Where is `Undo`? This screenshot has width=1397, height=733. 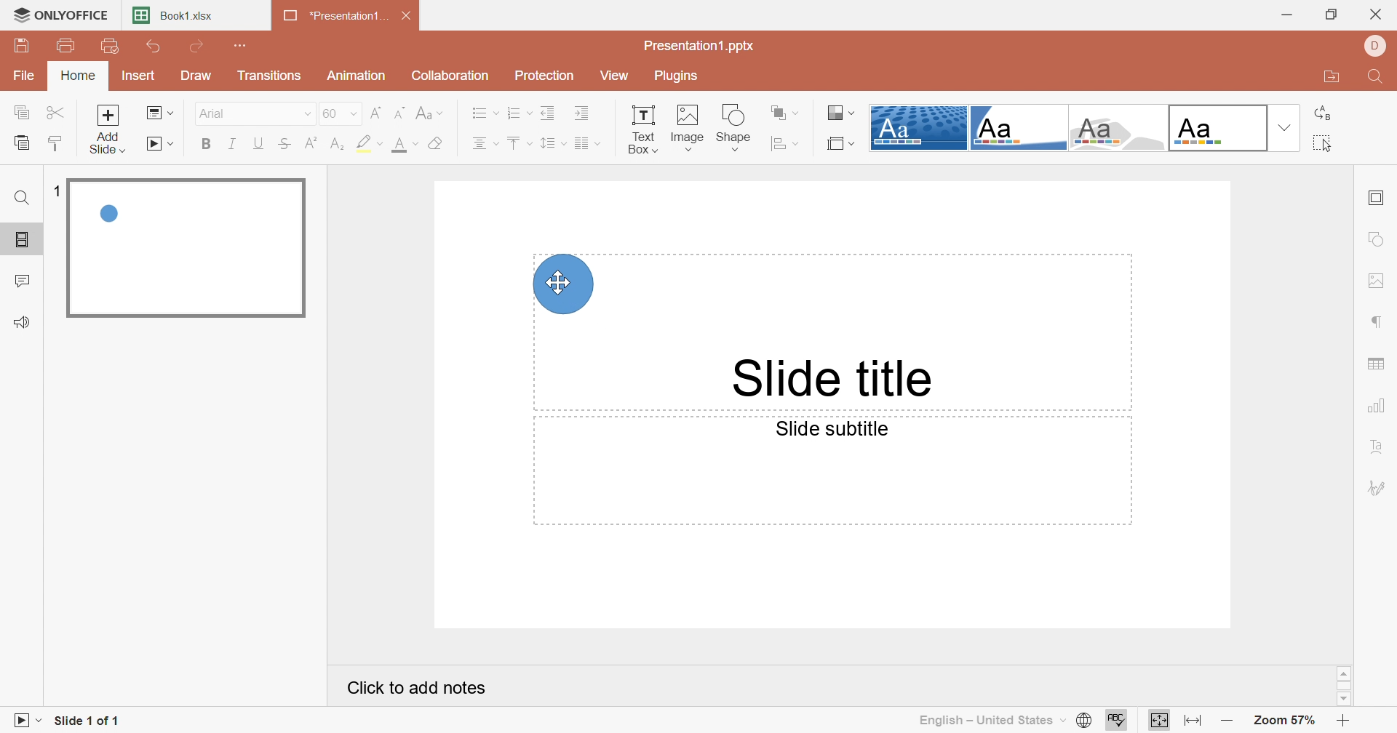
Undo is located at coordinates (156, 47).